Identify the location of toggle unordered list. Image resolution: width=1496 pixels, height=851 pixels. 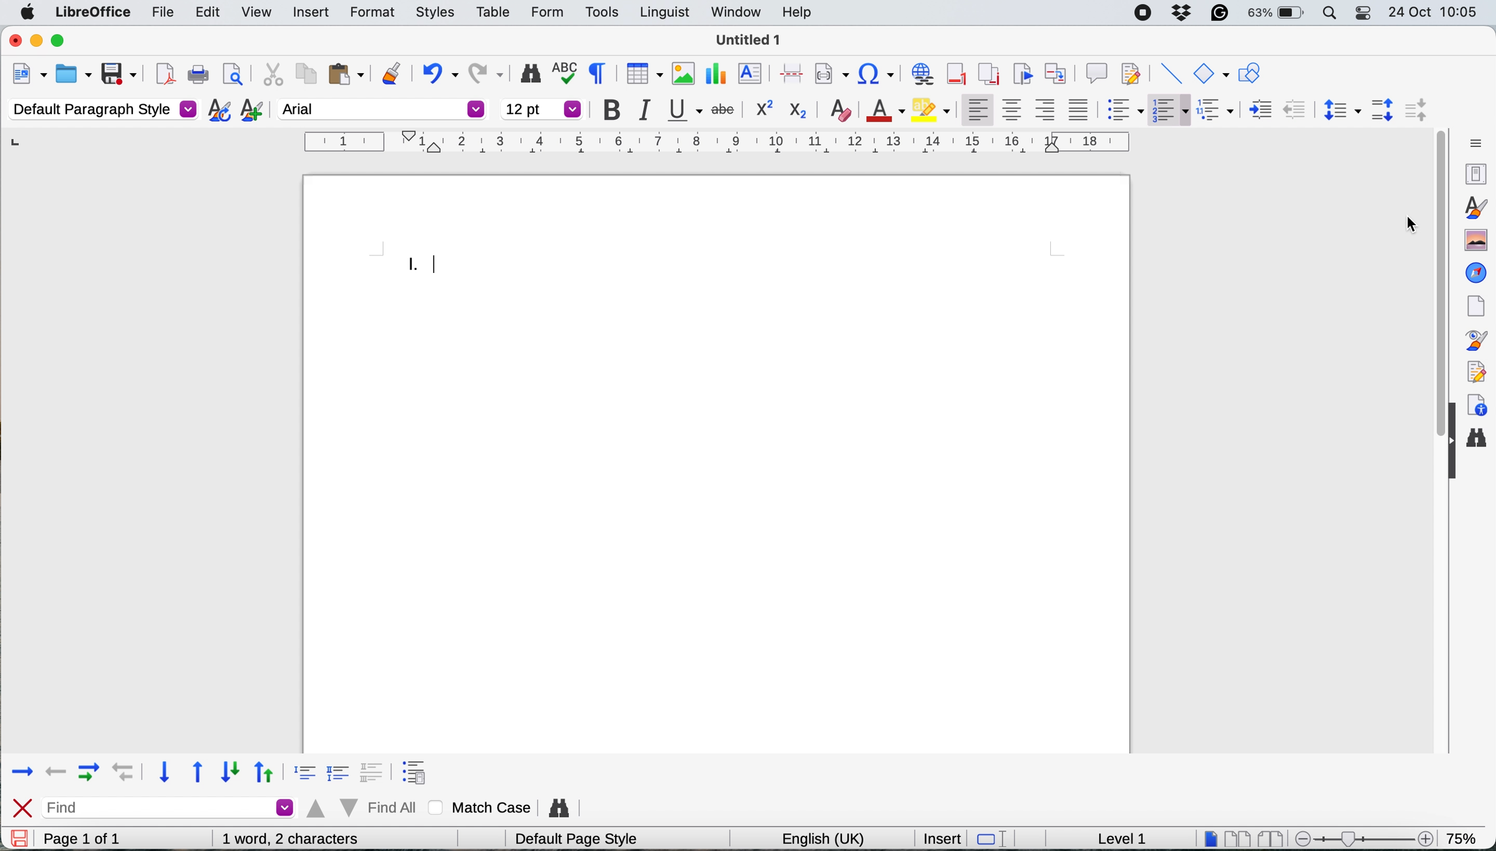
(1126, 112).